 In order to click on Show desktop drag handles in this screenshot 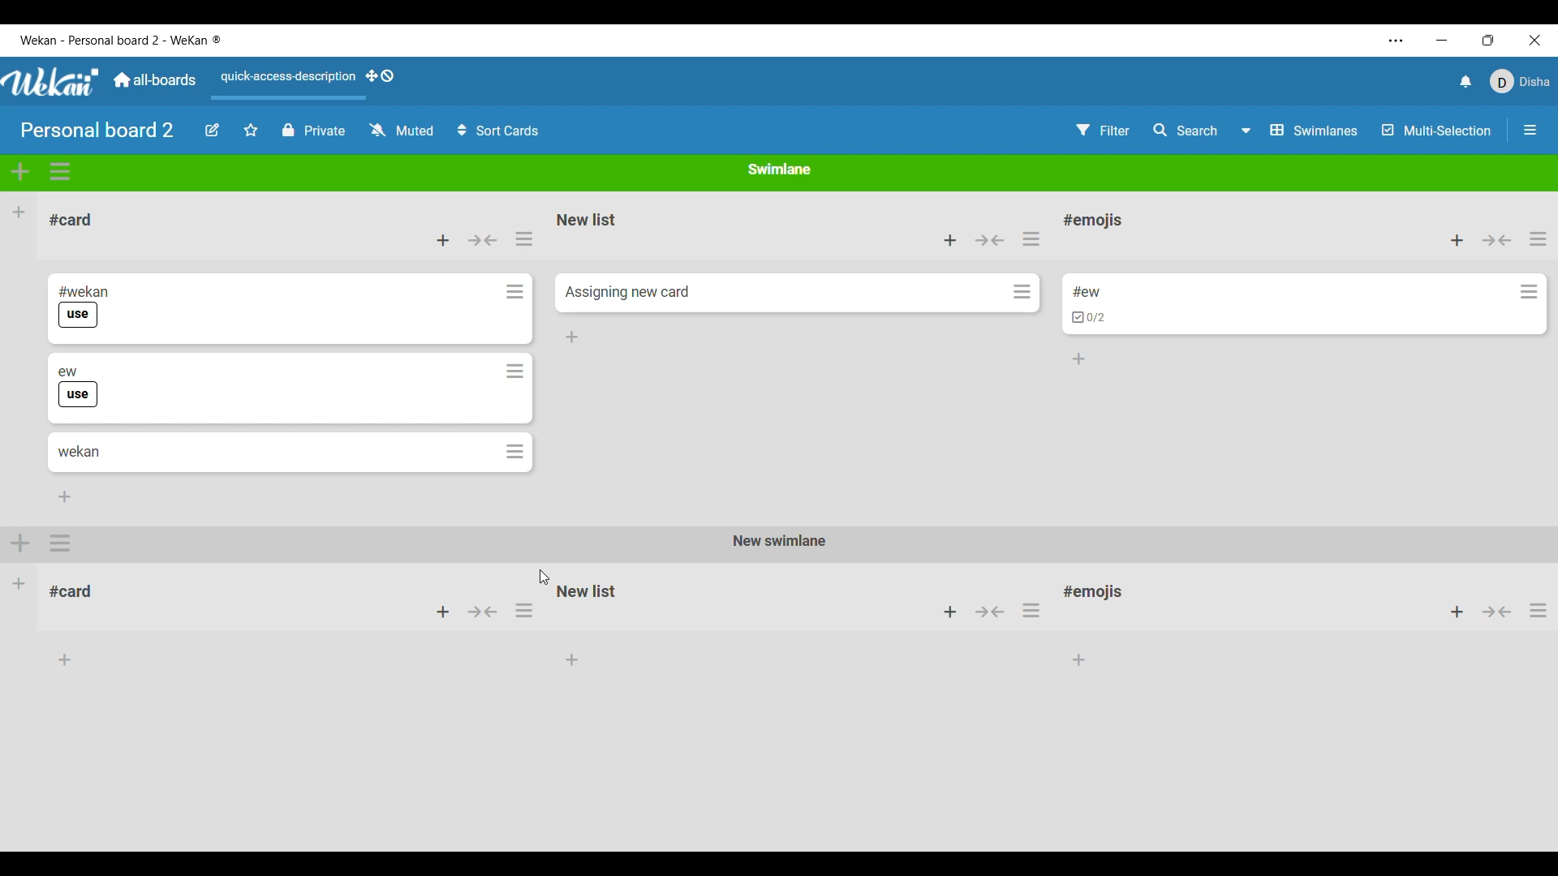, I will do `click(380, 76)`.